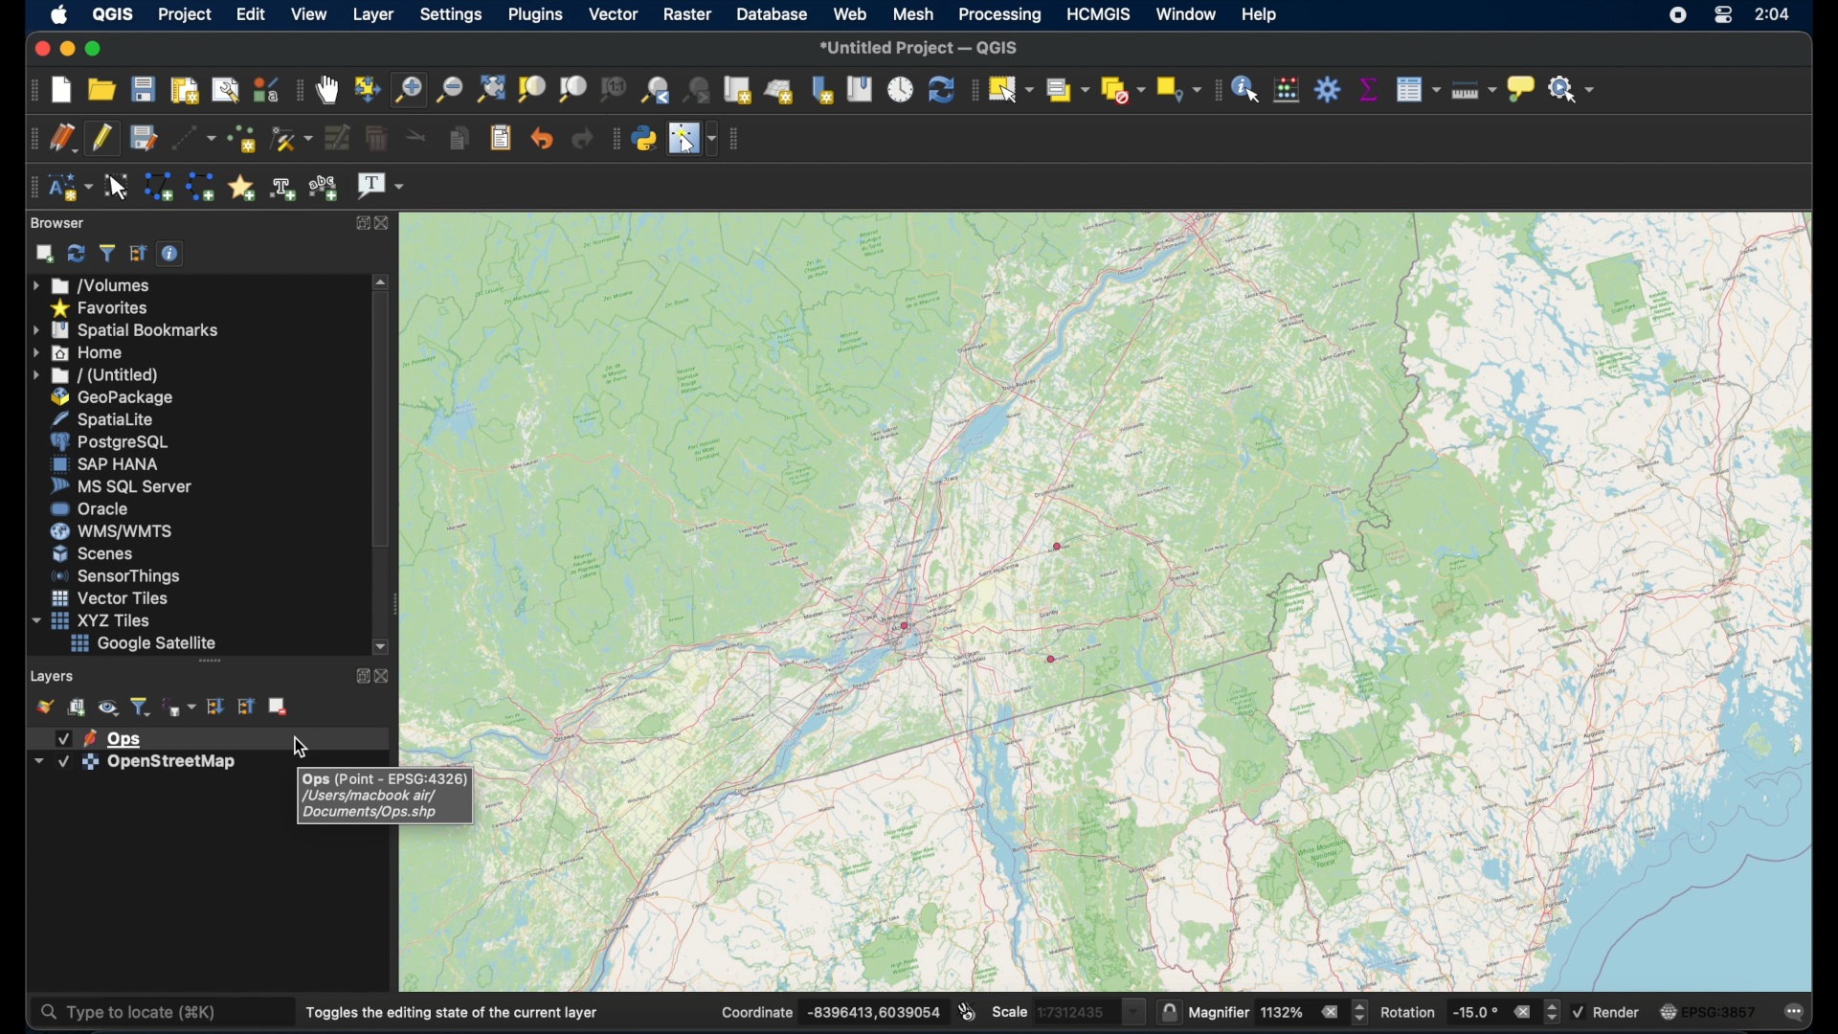  Describe the element at coordinates (905, 624) in the screenshot. I see `point feature` at that location.